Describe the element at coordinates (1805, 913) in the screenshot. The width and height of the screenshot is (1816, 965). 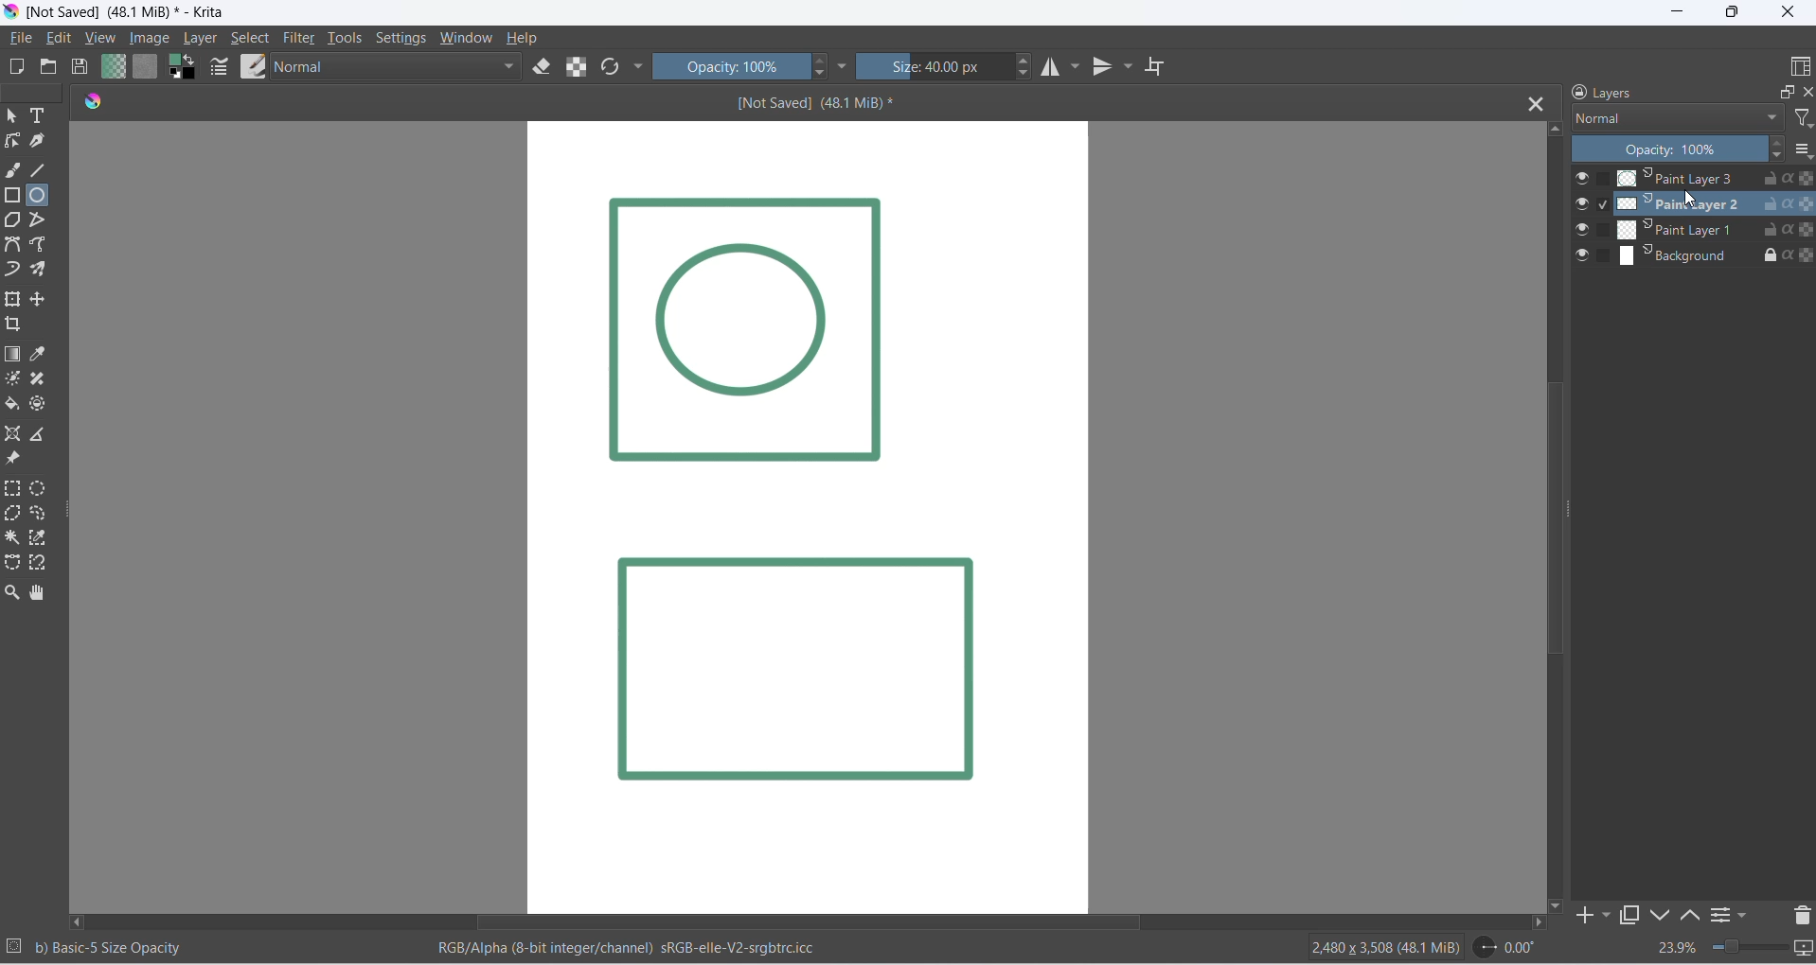
I see `delete` at that location.